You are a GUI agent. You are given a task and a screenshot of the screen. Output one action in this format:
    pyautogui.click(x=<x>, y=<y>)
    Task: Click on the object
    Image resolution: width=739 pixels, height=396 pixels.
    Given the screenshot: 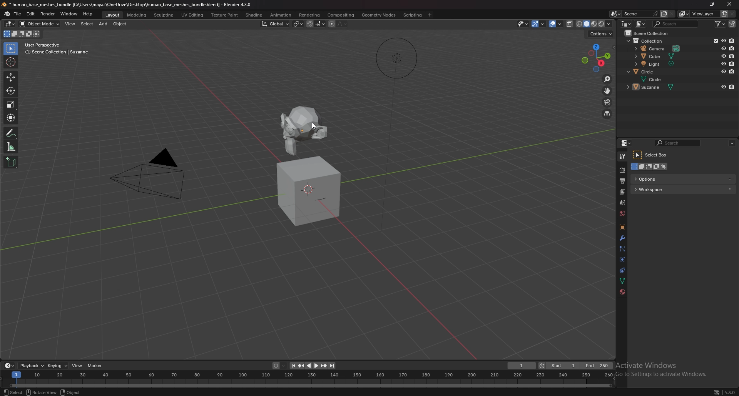 What is the action you would take?
    pyautogui.click(x=72, y=393)
    